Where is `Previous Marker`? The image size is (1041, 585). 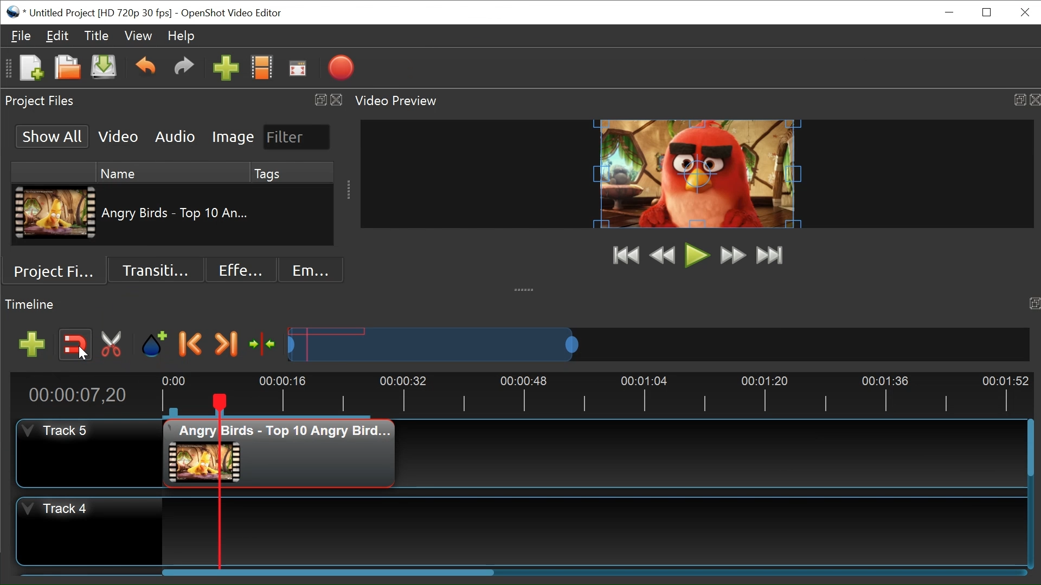
Previous Marker is located at coordinates (192, 345).